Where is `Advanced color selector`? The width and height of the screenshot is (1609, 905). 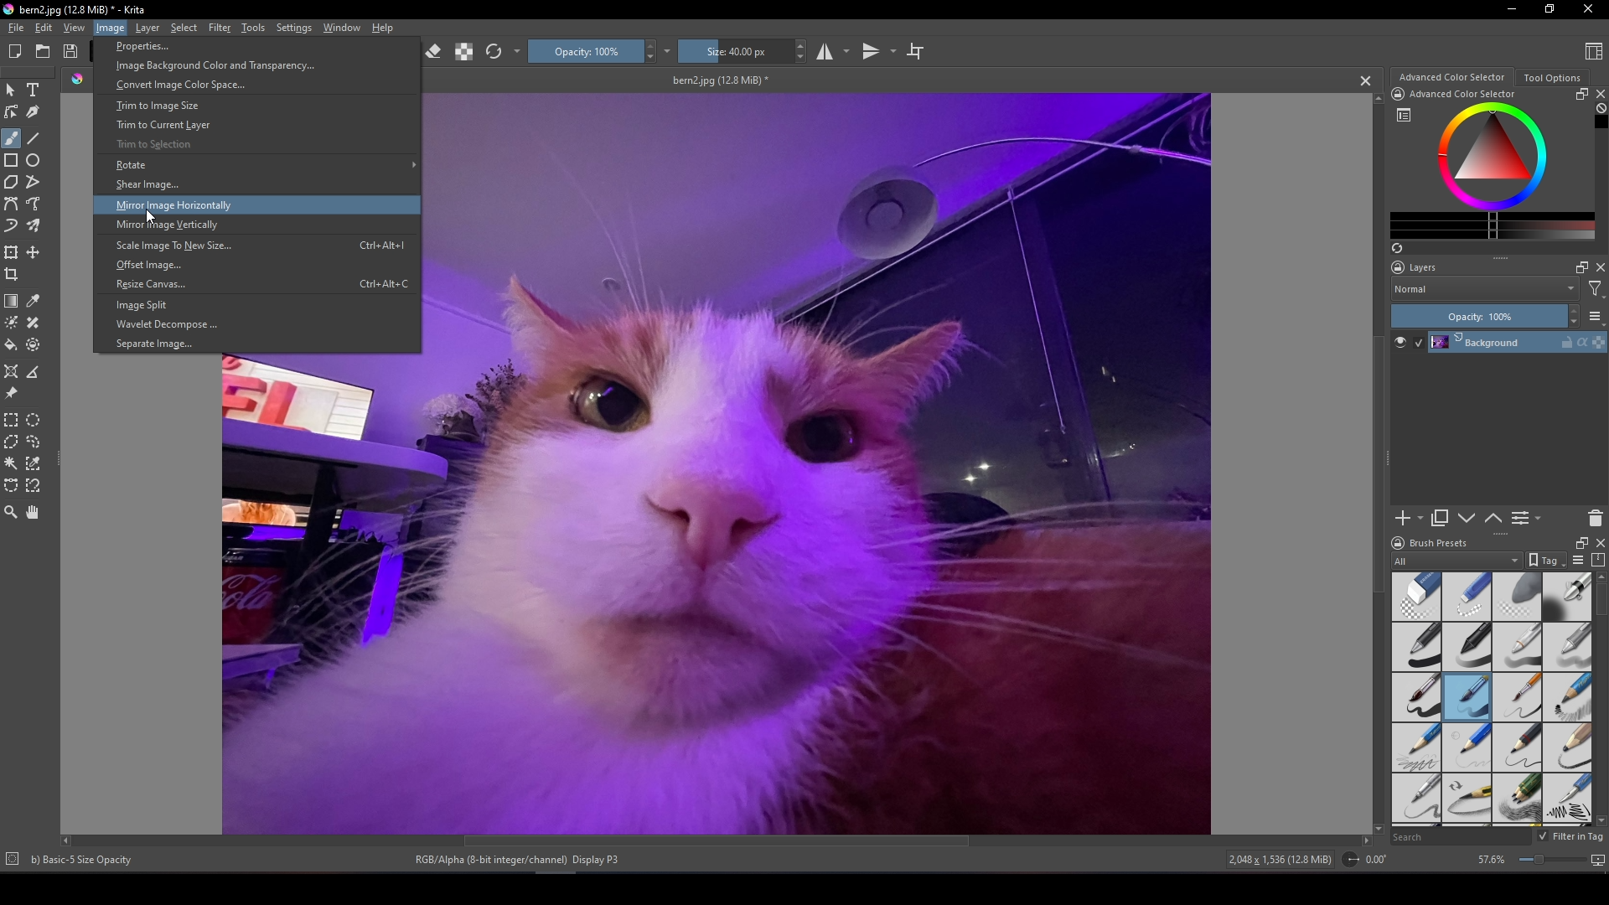 Advanced color selector is located at coordinates (1463, 94).